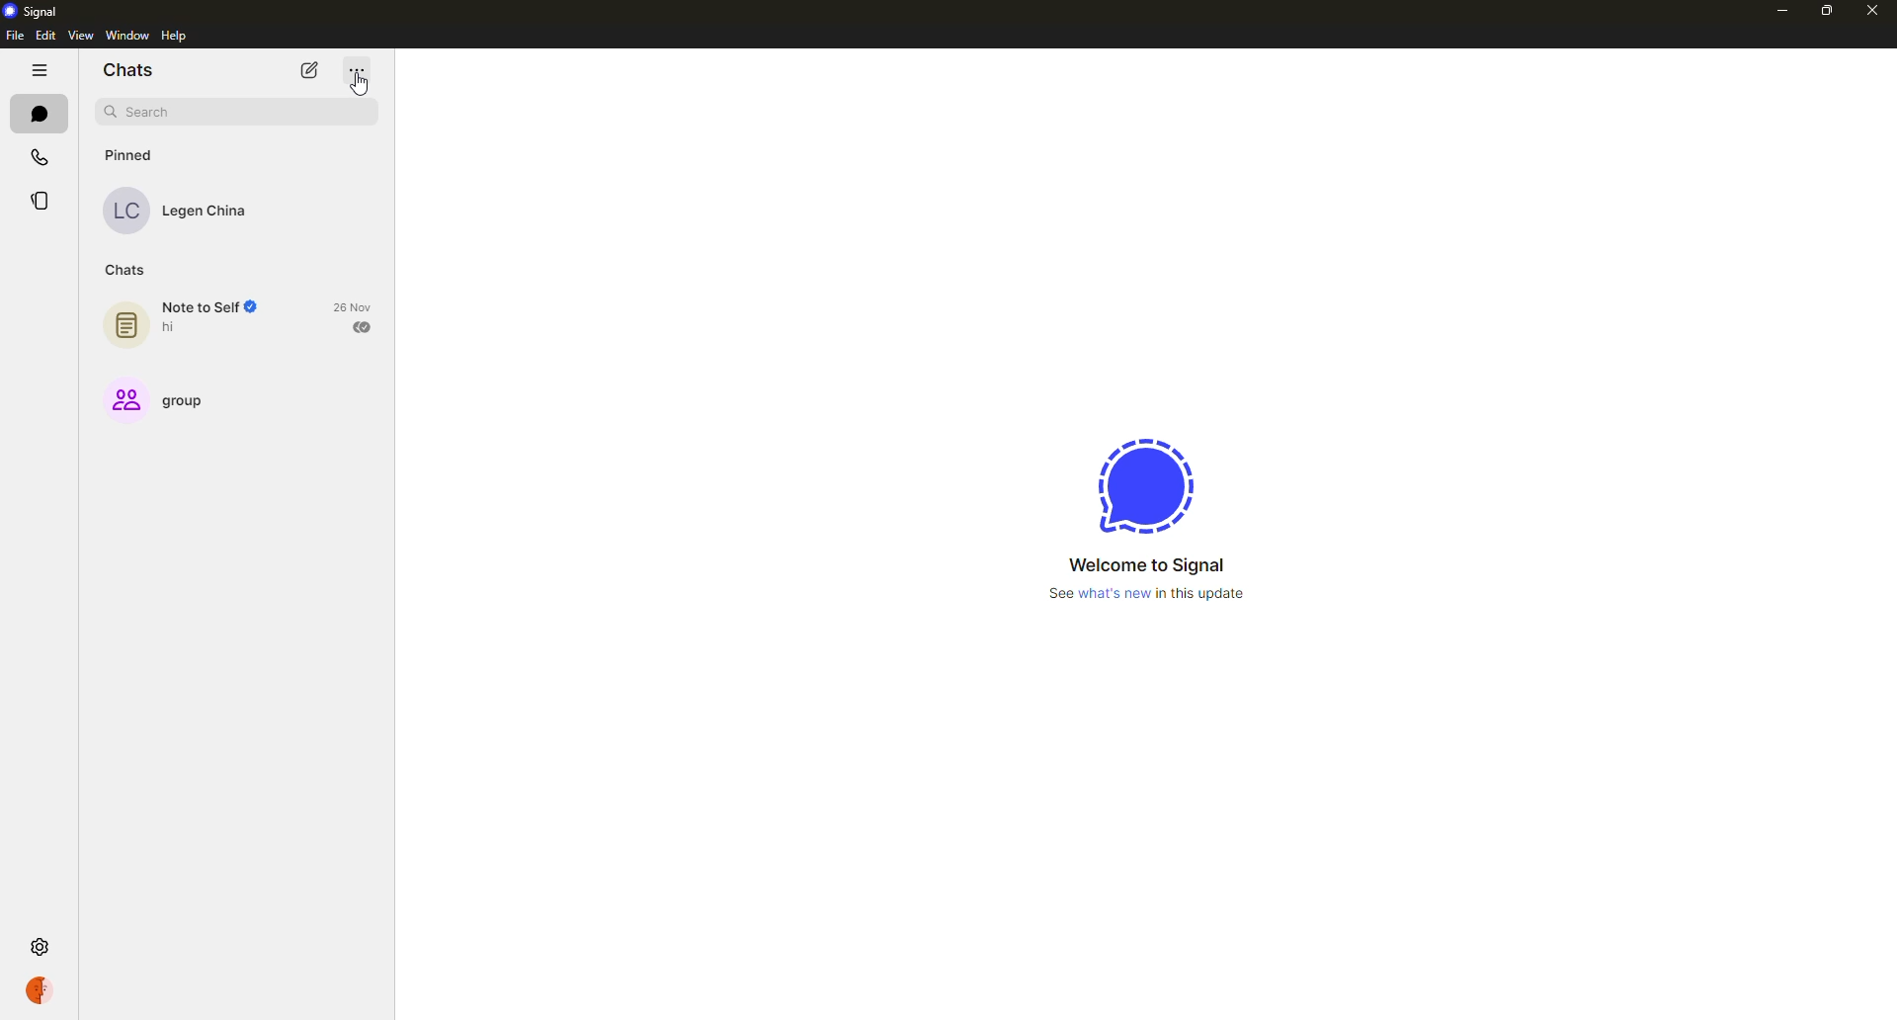 This screenshot has height=1020, width=1897. I want to click on calls, so click(41, 156).